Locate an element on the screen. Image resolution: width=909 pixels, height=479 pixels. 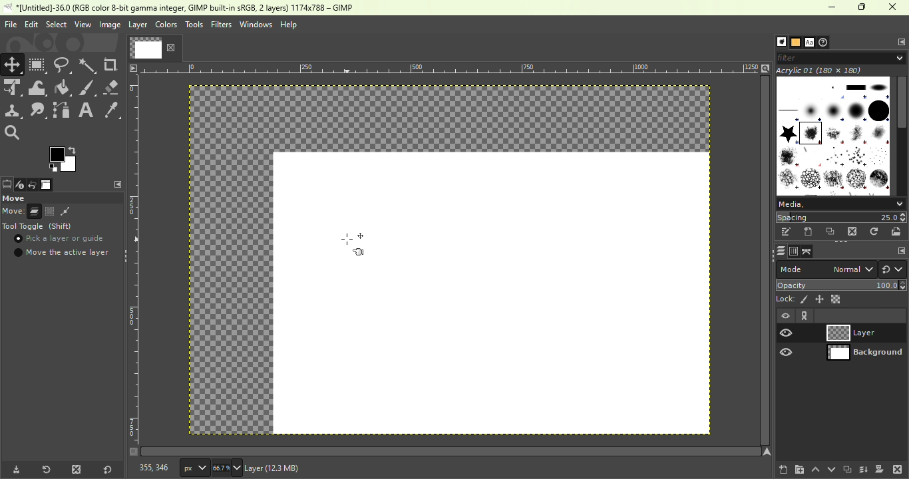
Horizontal scrollbar is located at coordinates (765, 261).